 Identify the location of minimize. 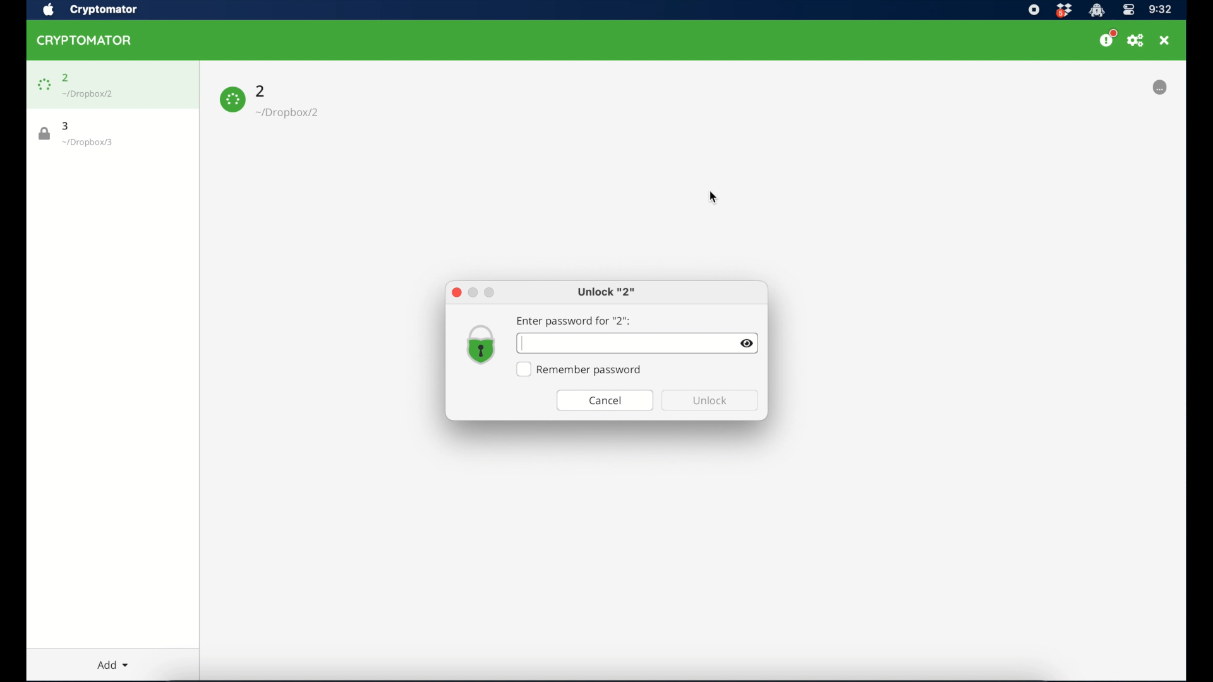
(472, 292).